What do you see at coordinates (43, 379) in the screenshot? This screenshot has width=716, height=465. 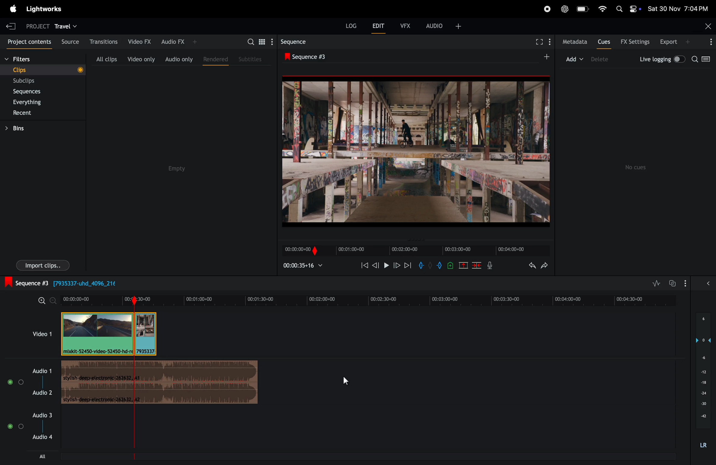 I see `Audio 1 -- Audio 2` at bounding box center [43, 379].